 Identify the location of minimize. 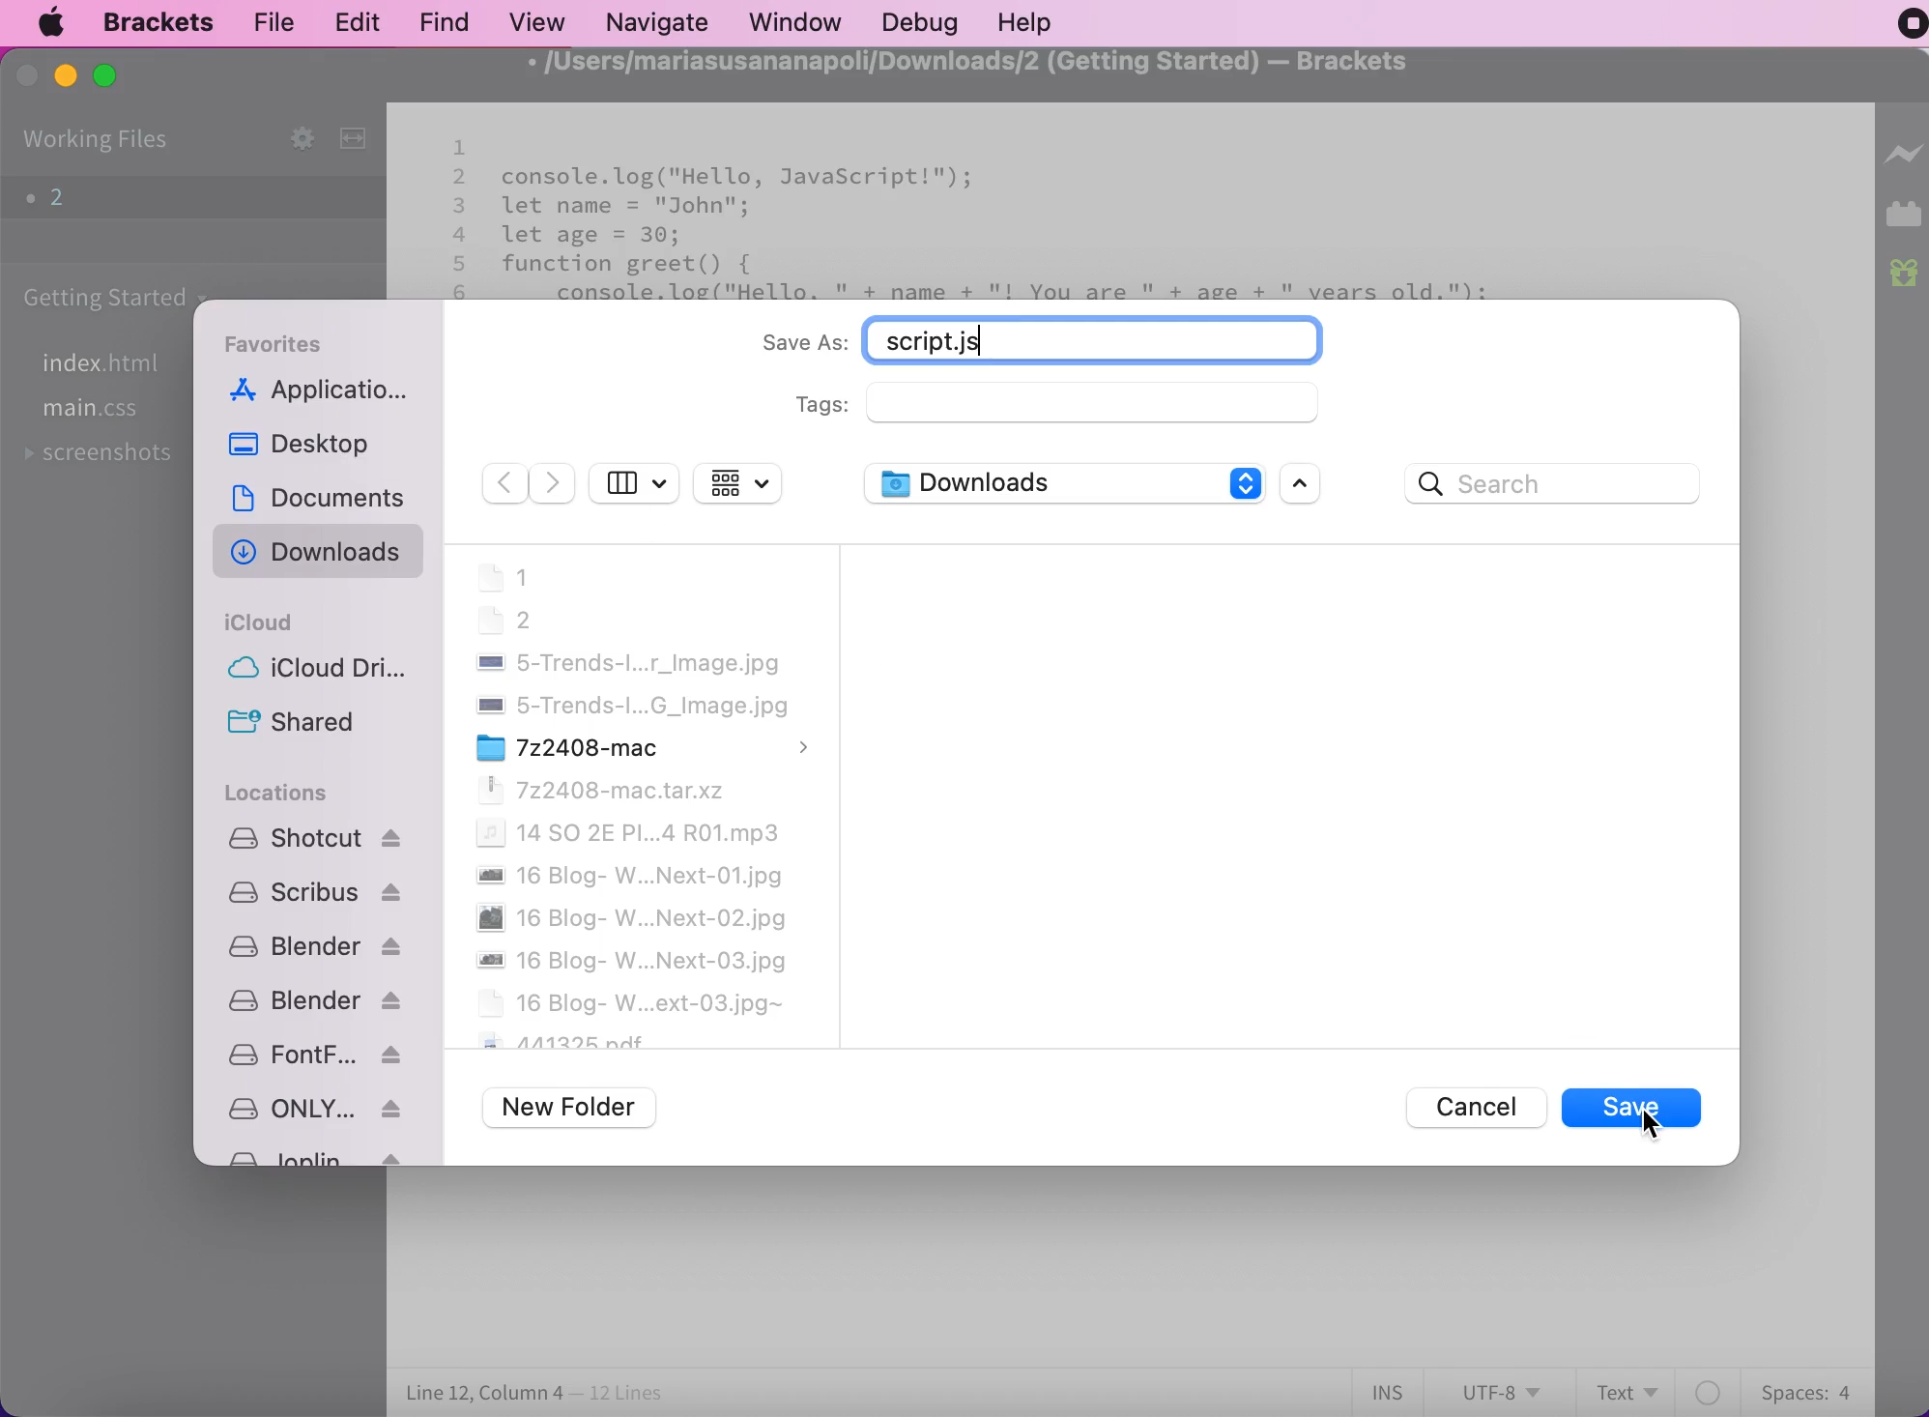
(64, 76).